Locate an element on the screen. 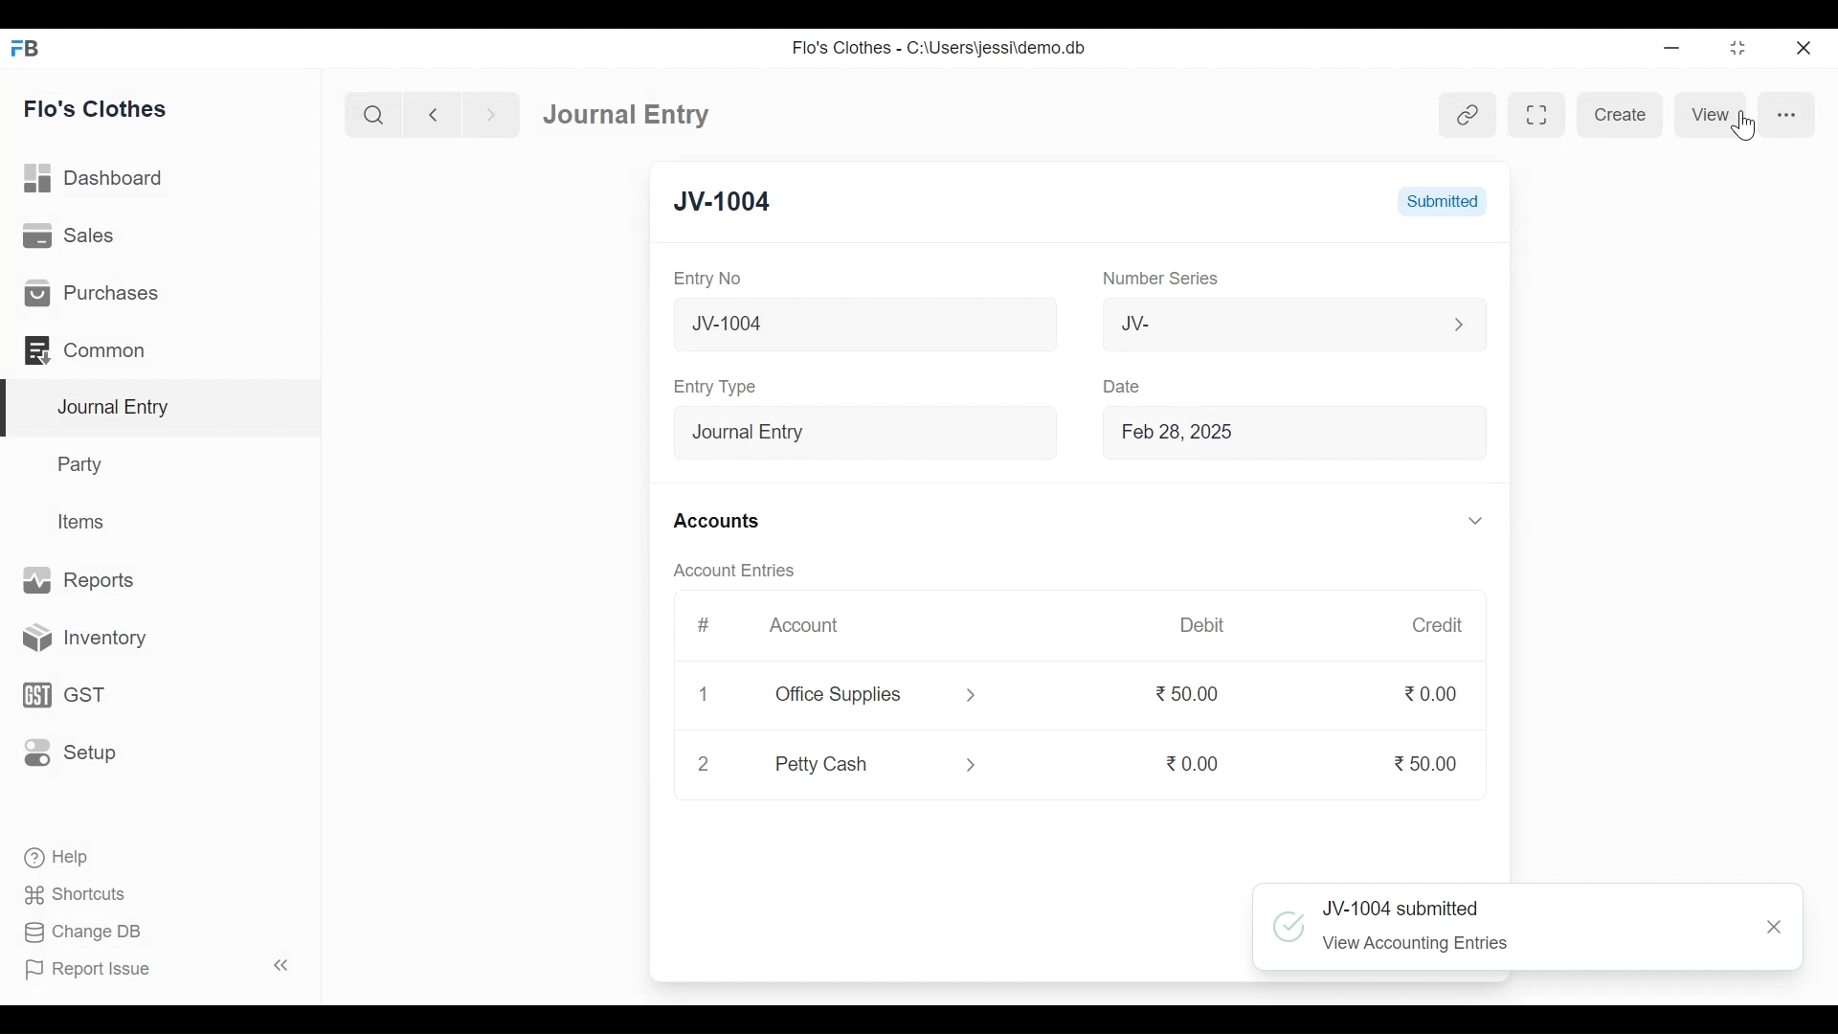 The height and width of the screenshot is (1034, 1838). ~~ JV-1004 submitted
‘ View Accounting Entries is located at coordinates (1497, 927).